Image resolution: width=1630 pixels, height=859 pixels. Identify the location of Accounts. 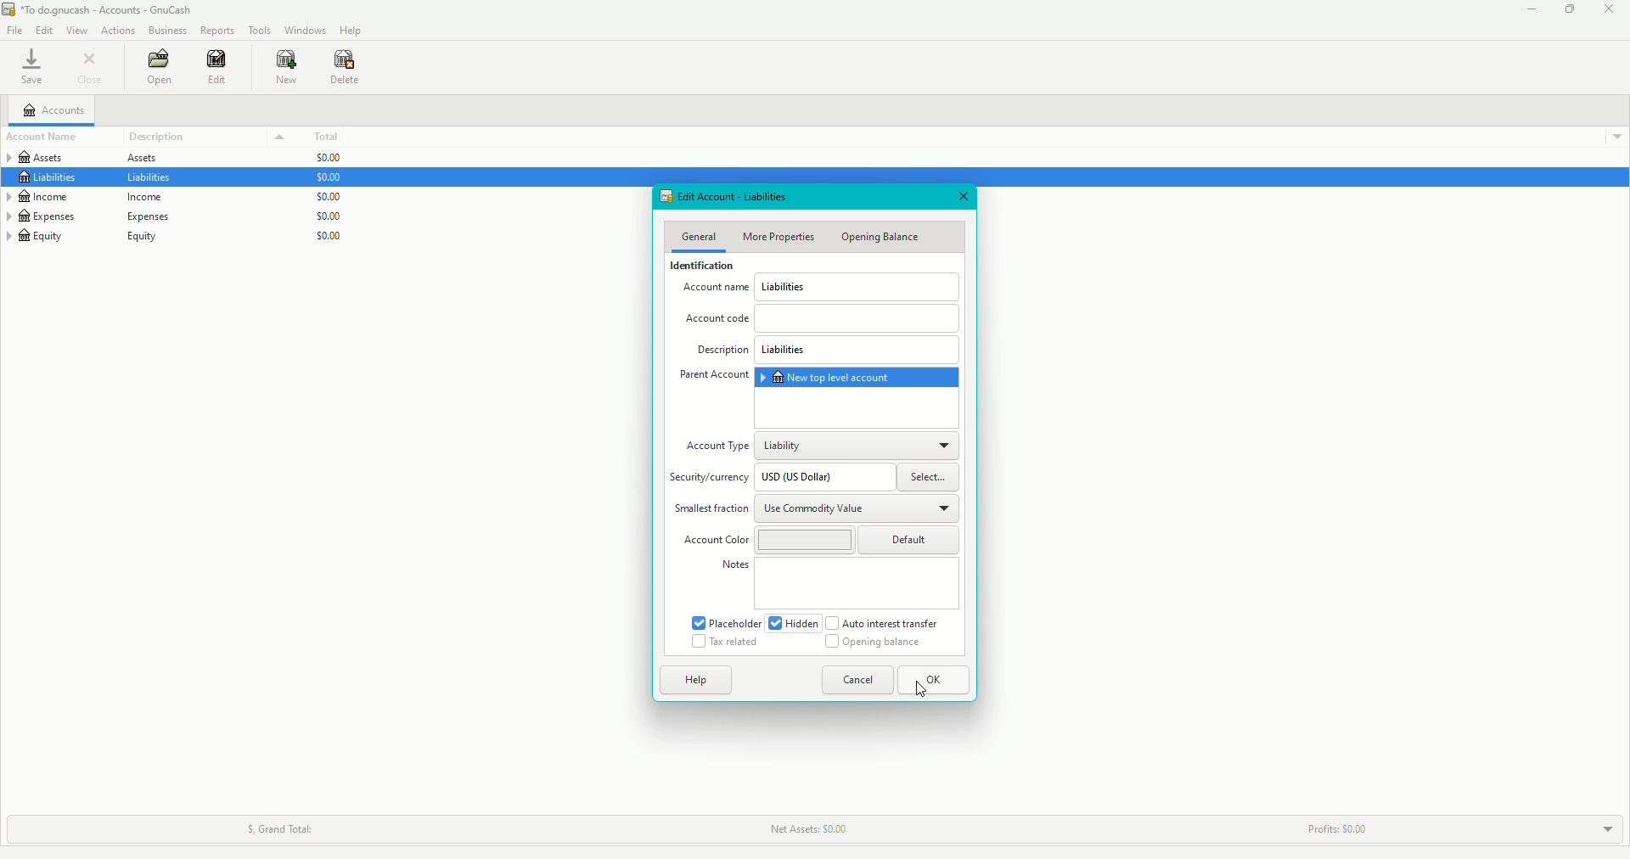
(54, 109).